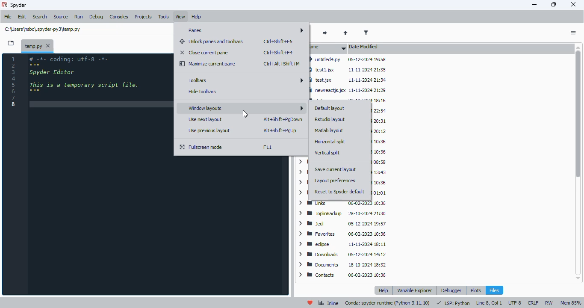 The width and height of the screenshot is (584, 308). What do you see at coordinates (201, 148) in the screenshot?
I see `fullscreen mode` at bounding box center [201, 148].